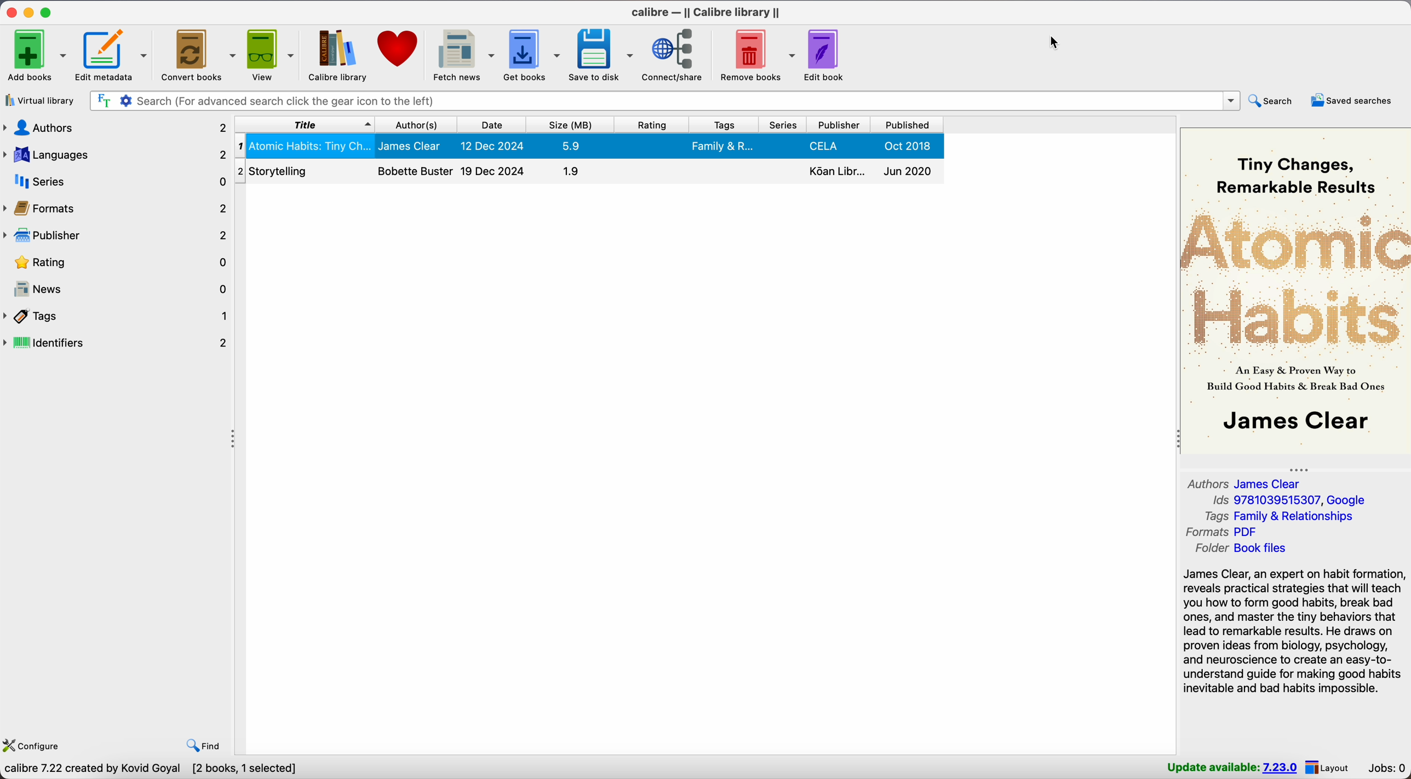 The height and width of the screenshot is (779, 1411). What do you see at coordinates (117, 235) in the screenshot?
I see `publisher` at bounding box center [117, 235].